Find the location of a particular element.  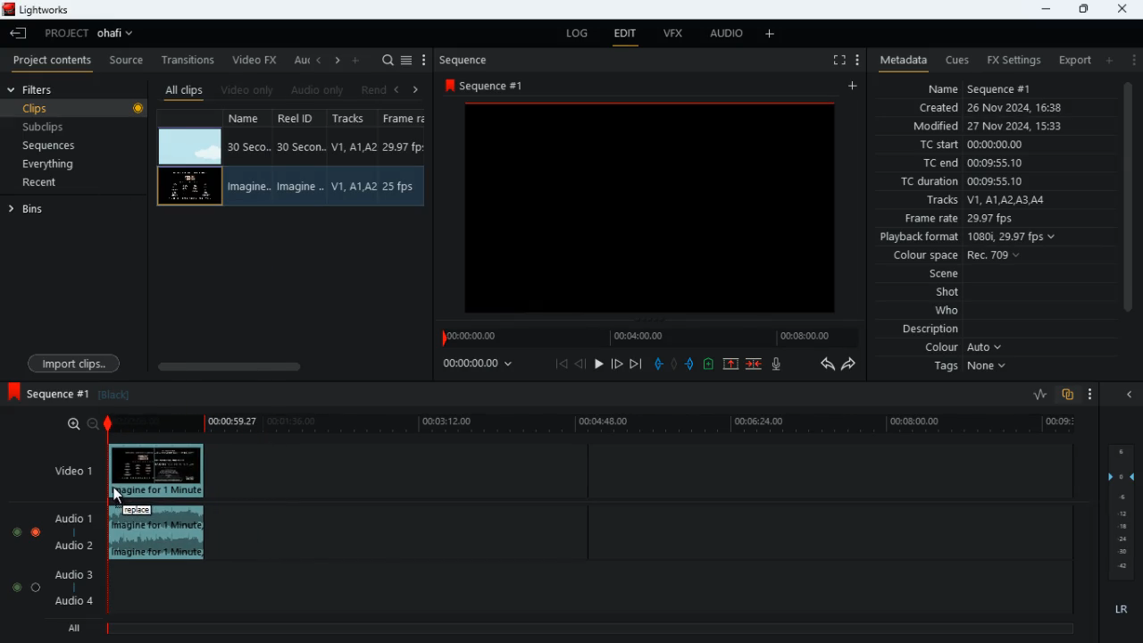

menu is located at coordinates (857, 58).